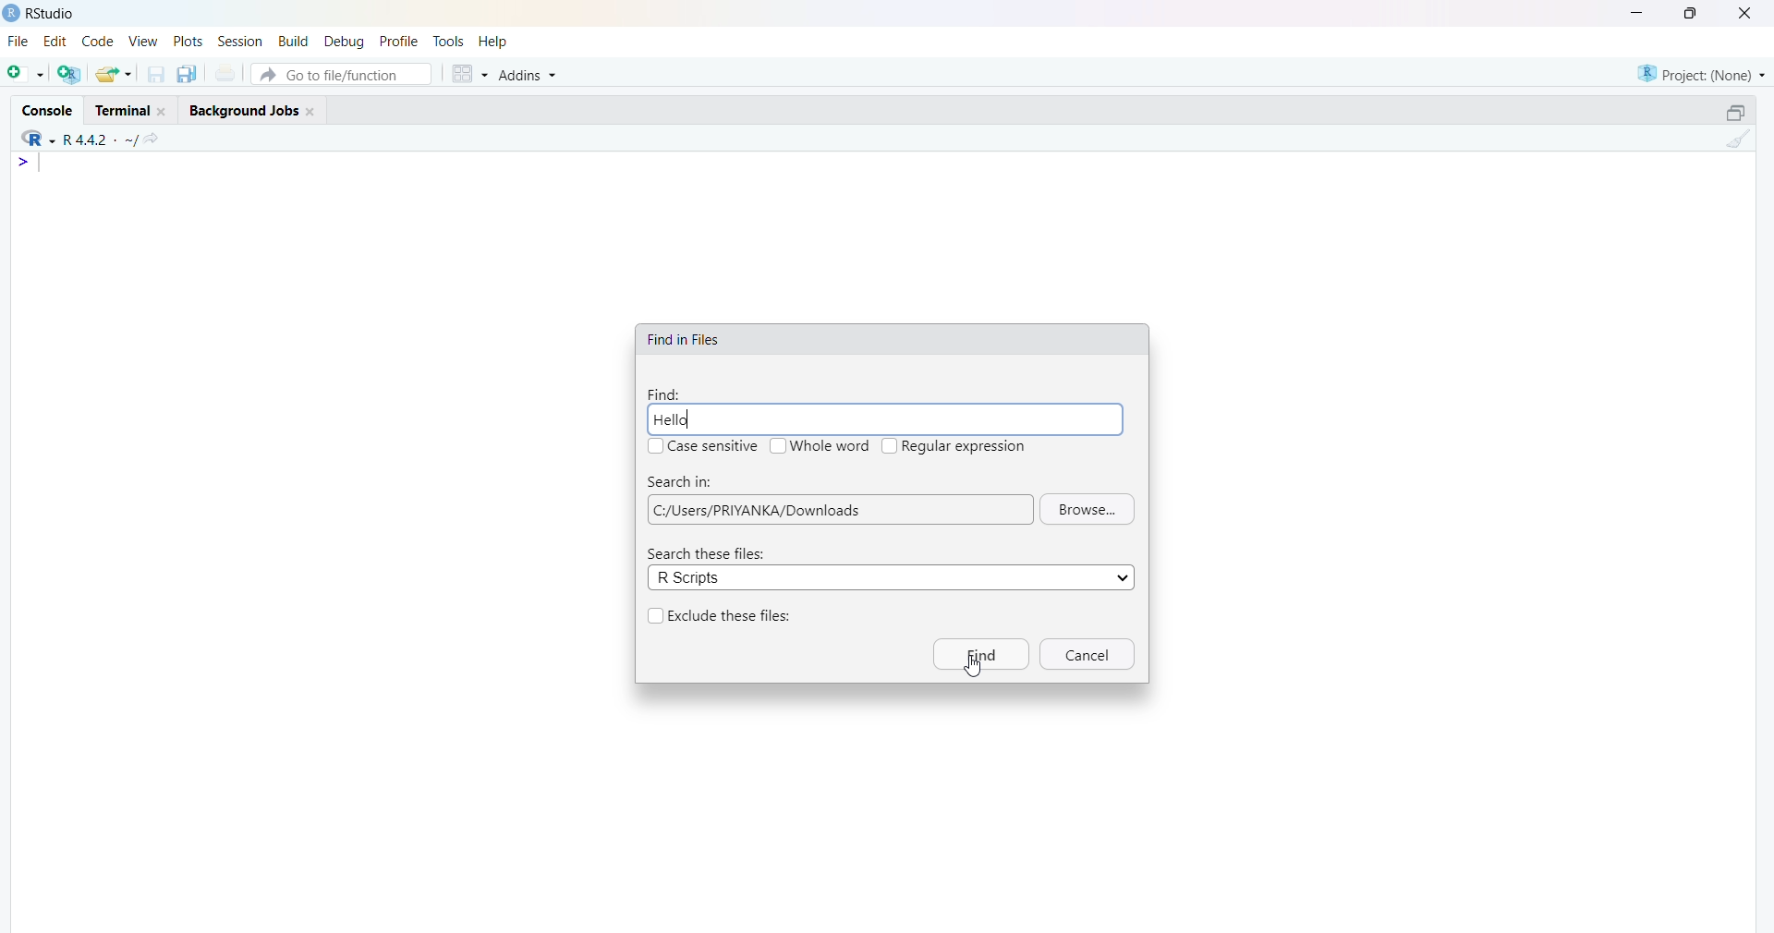 The width and height of the screenshot is (1774, 933). What do you see at coordinates (98, 41) in the screenshot?
I see `code` at bounding box center [98, 41].